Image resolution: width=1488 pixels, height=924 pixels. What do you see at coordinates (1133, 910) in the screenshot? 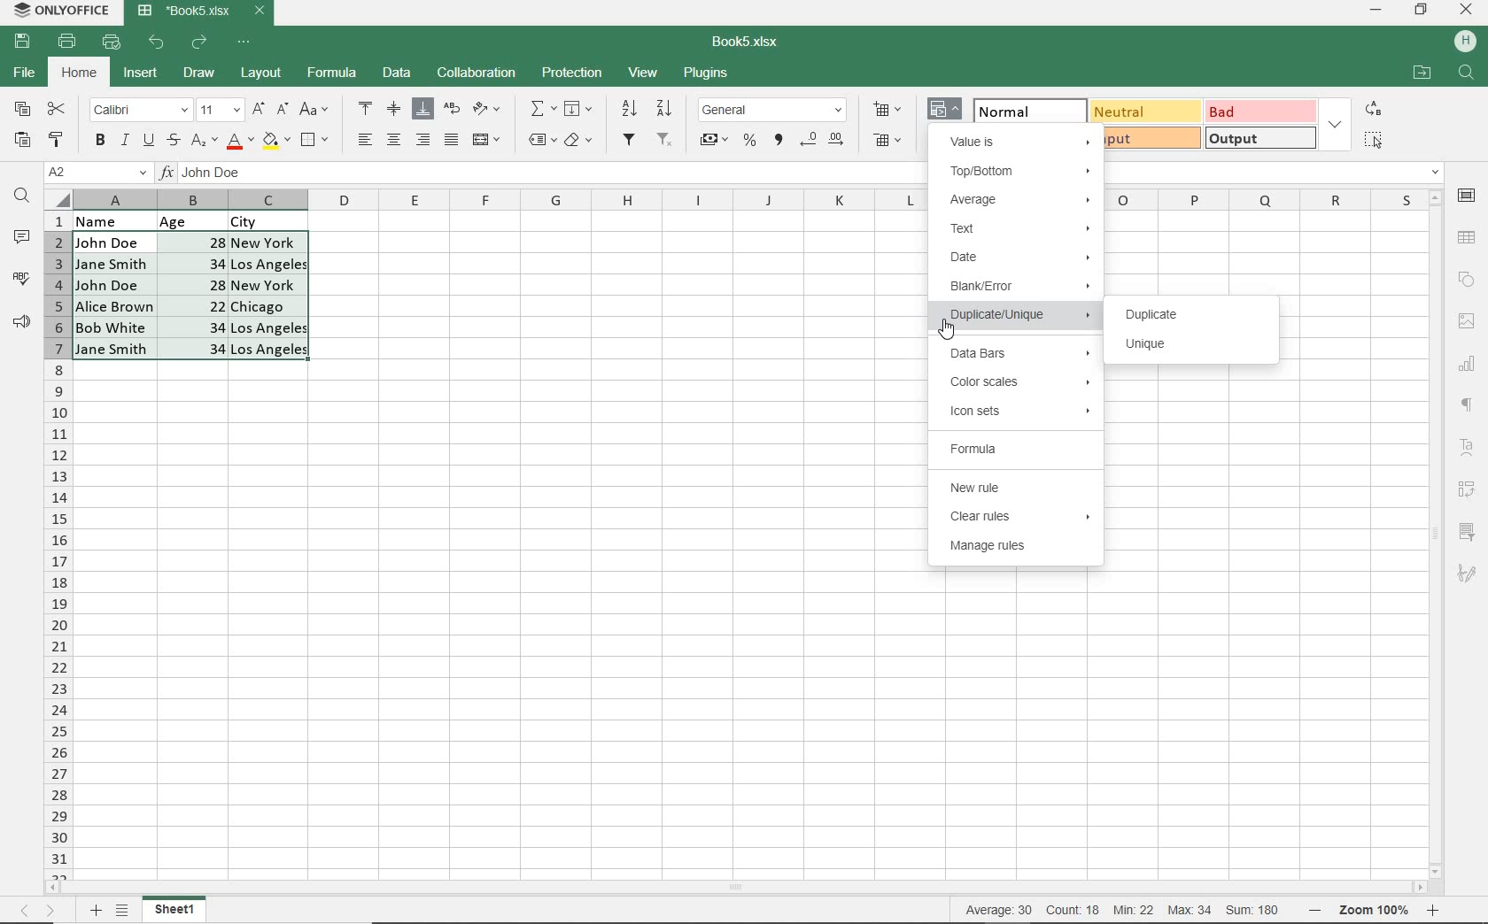
I see `min` at bounding box center [1133, 910].